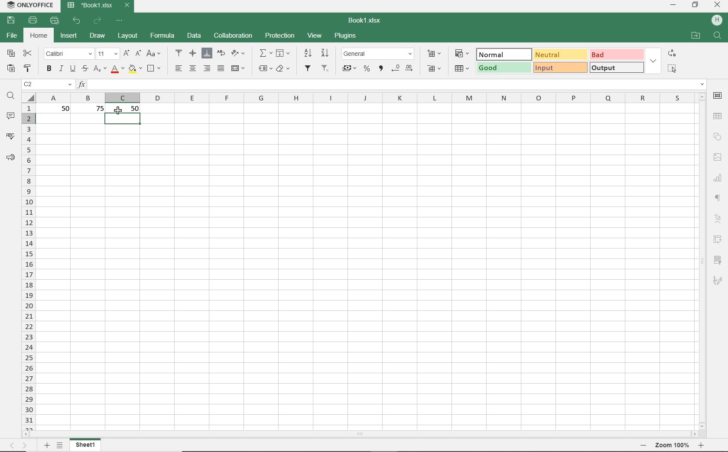  What do you see at coordinates (73, 70) in the screenshot?
I see `underline` at bounding box center [73, 70].